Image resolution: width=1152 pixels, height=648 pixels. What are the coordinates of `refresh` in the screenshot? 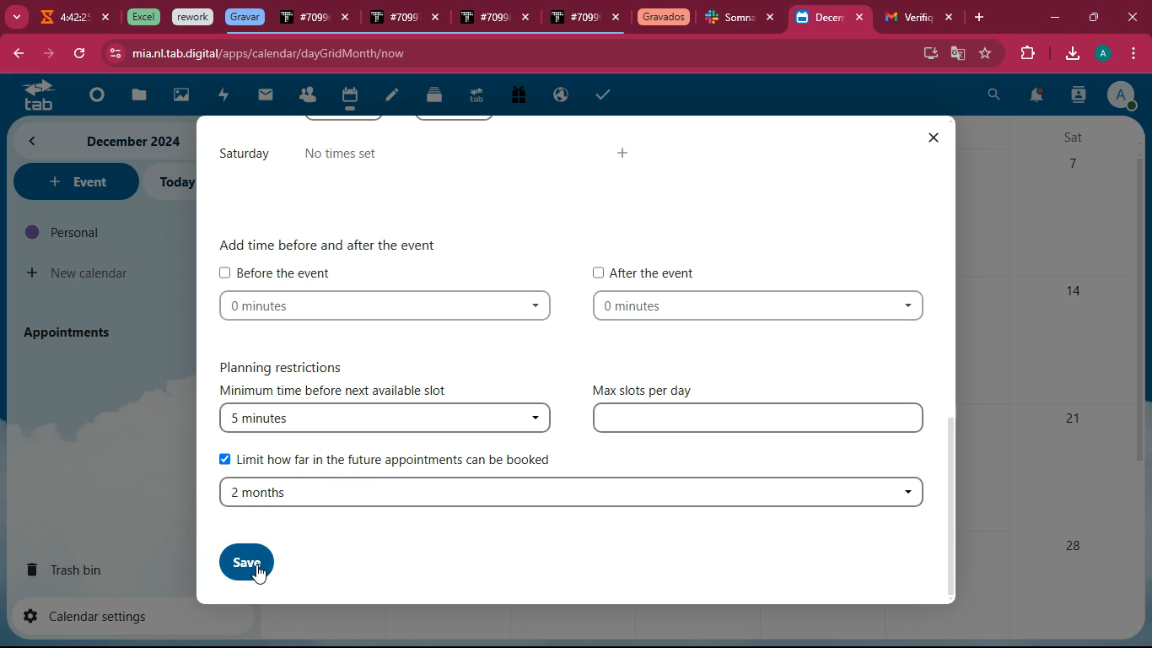 It's located at (79, 54).